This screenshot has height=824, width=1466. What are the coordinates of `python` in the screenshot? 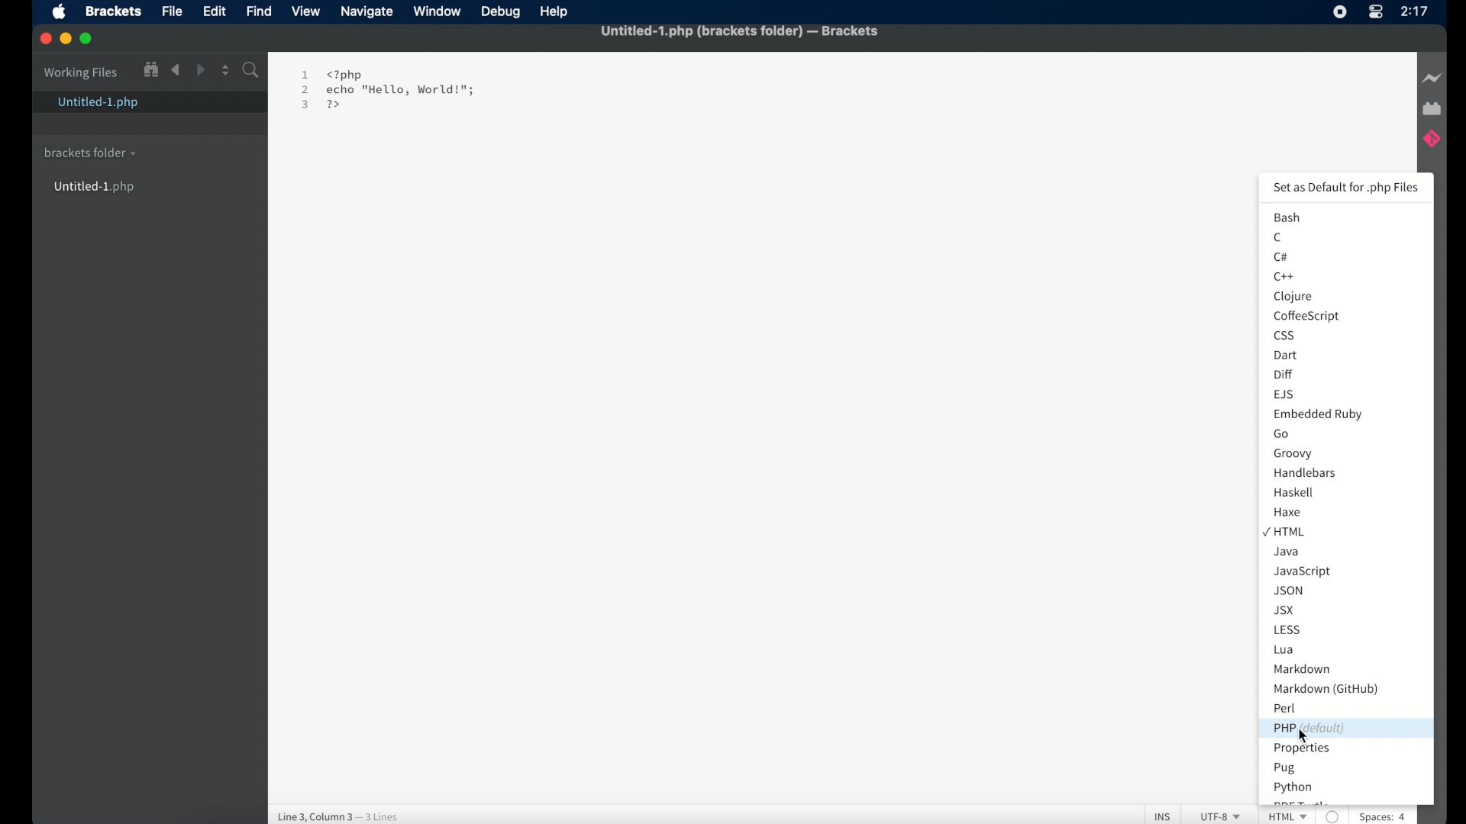 It's located at (1292, 788).